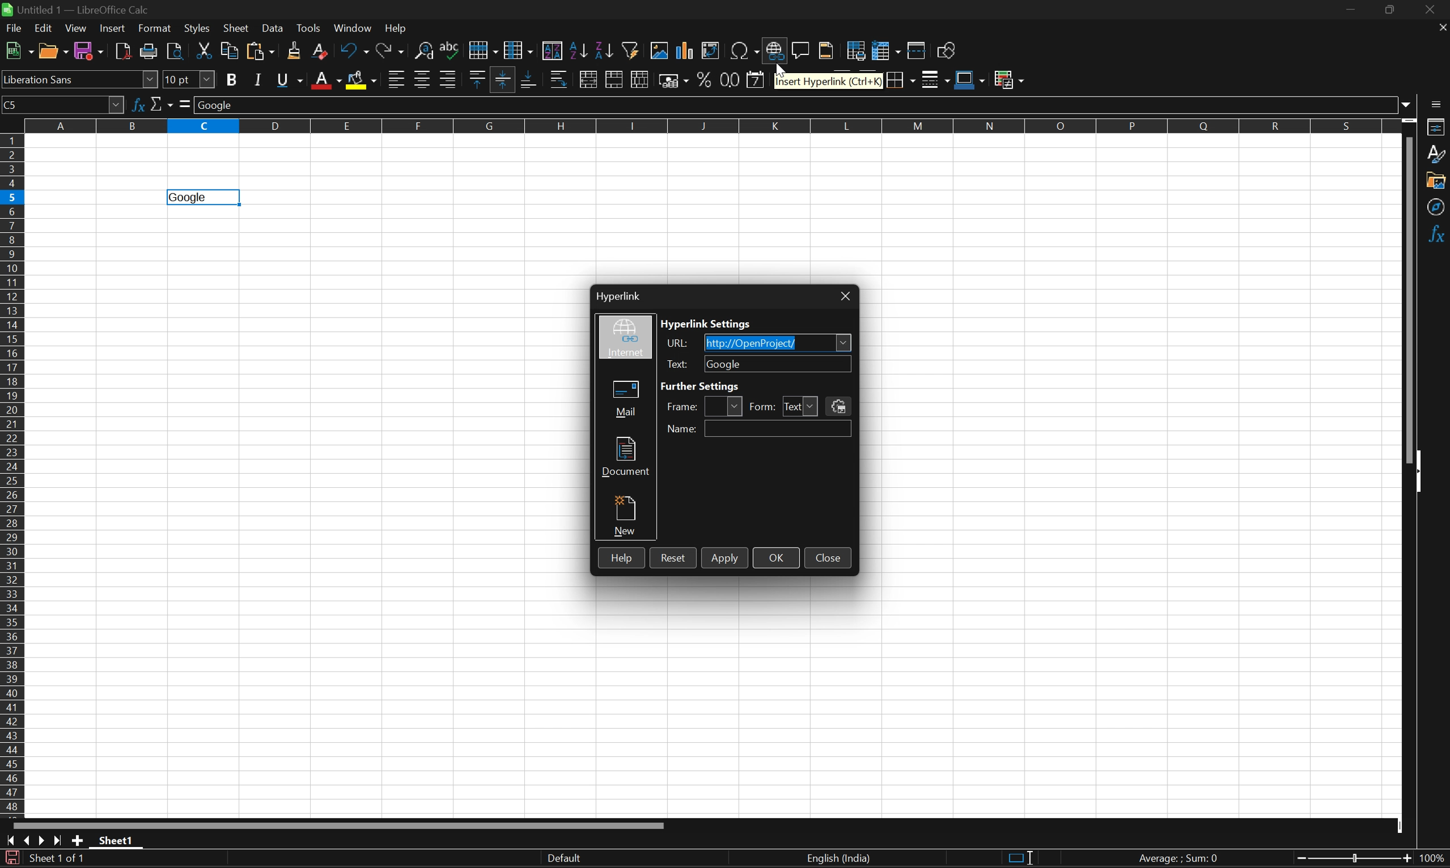 This screenshot has width=1450, height=868. I want to click on Insert hyperlink, so click(773, 50).